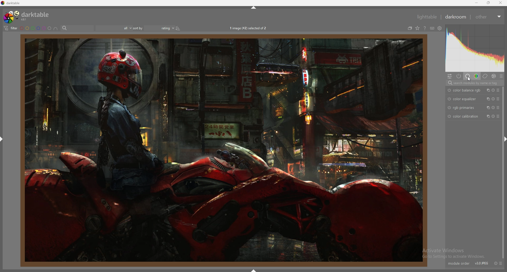 This screenshot has height=272, width=507. What do you see at coordinates (481, 263) in the screenshot?
I see `V30IPEG` at bounding box center [481, 263].